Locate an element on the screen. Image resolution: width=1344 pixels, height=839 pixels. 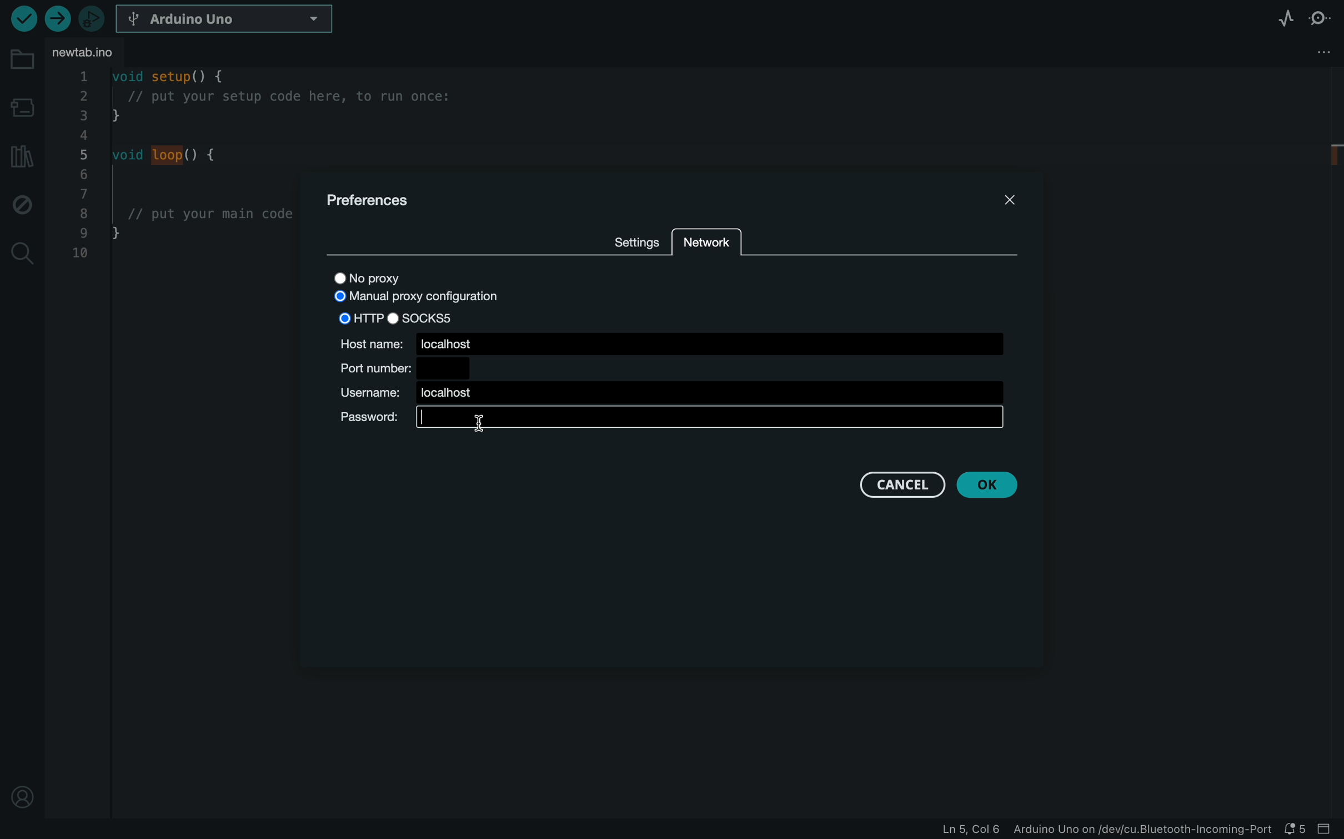
start typing is located at coordinates (711, 419).